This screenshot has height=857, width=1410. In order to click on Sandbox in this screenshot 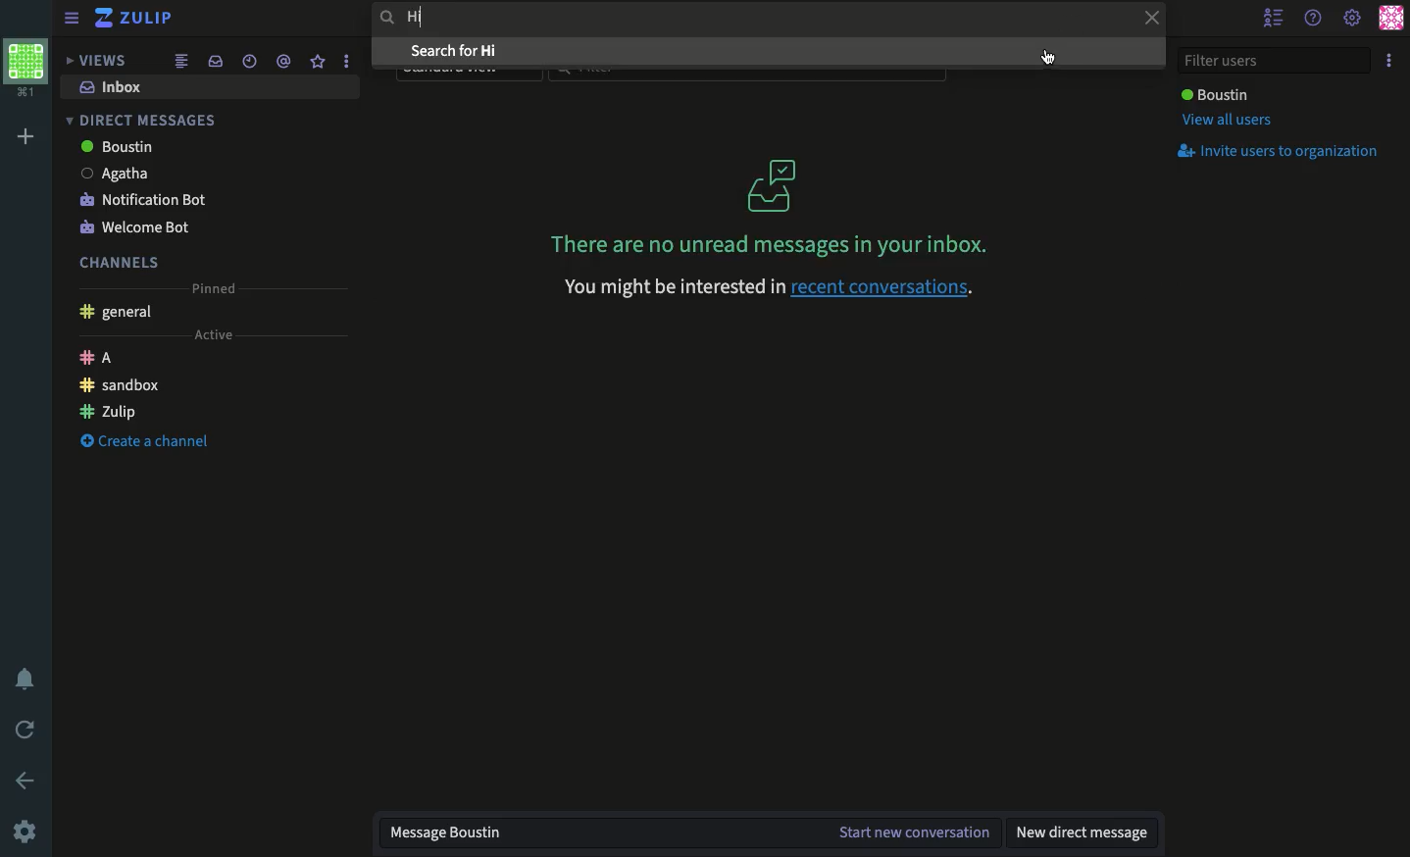, I will do `click(121, 385)`.